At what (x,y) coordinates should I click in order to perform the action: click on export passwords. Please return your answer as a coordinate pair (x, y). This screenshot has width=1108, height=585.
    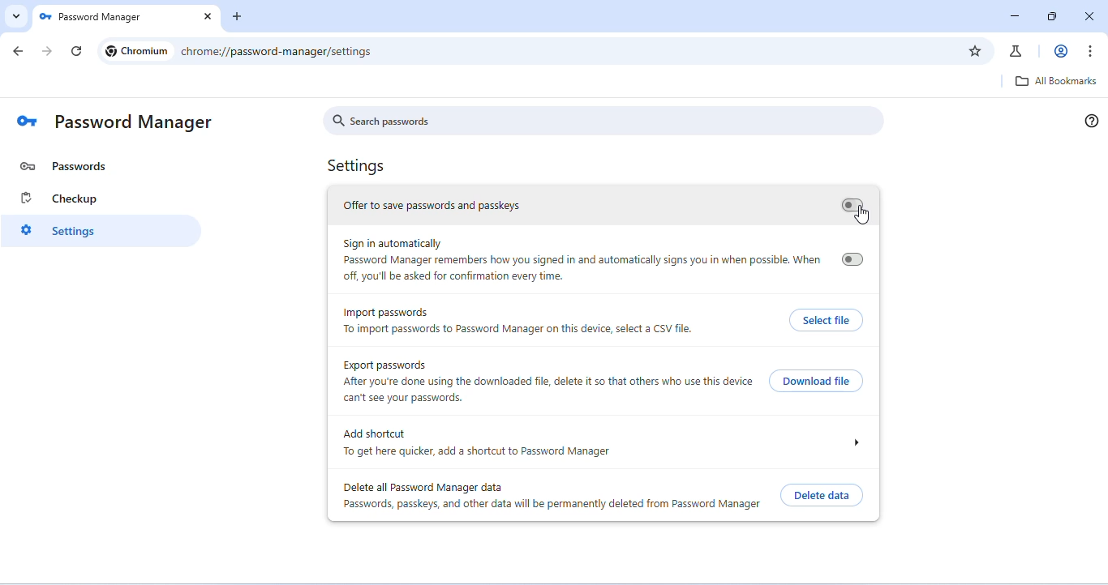
    Looking at the image, I should click on (385, 365).